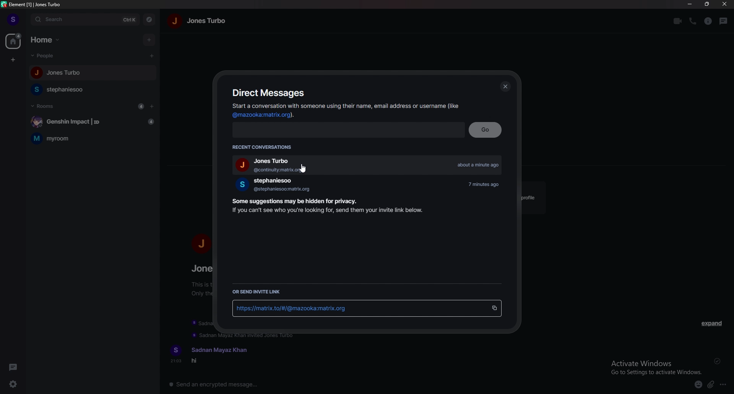 The image size is (734, 394). Describe the element at coordinates (15, 384) in the screenshot. I see `quick settings` at that location.